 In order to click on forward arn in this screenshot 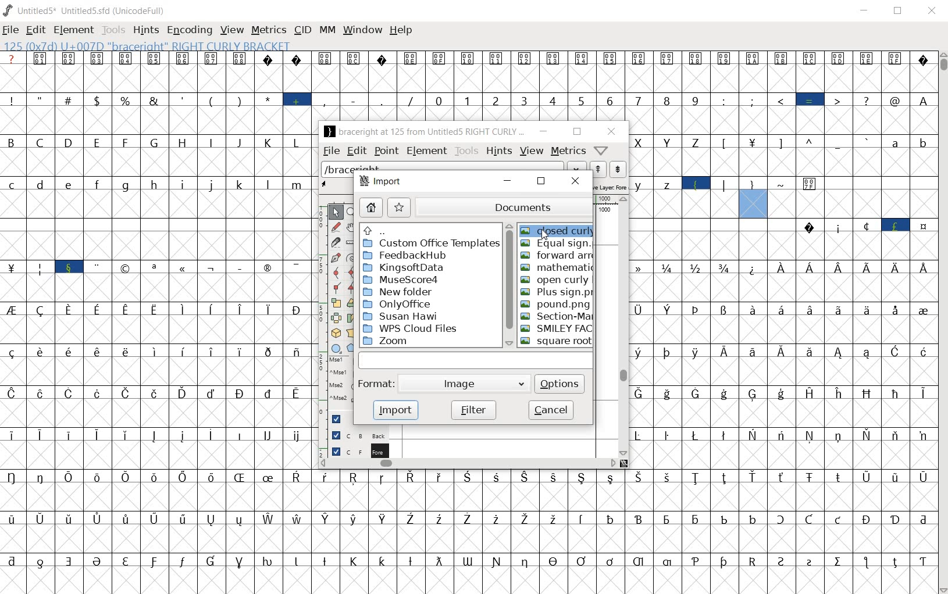, I will do `click(557, 256)`.